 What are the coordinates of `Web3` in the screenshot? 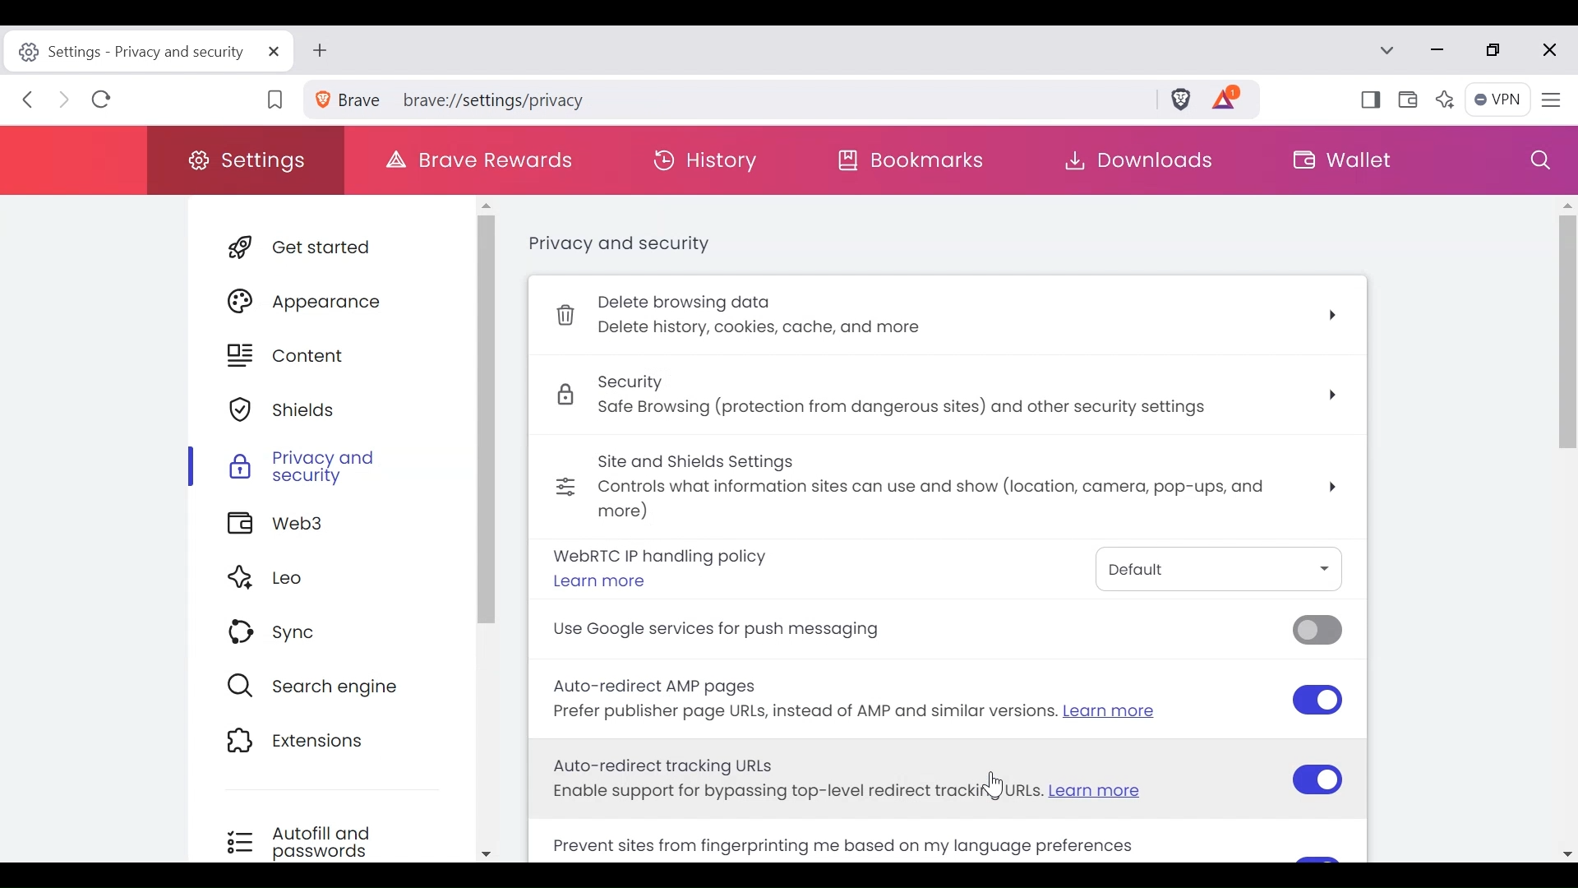 It's located at (324, 526).